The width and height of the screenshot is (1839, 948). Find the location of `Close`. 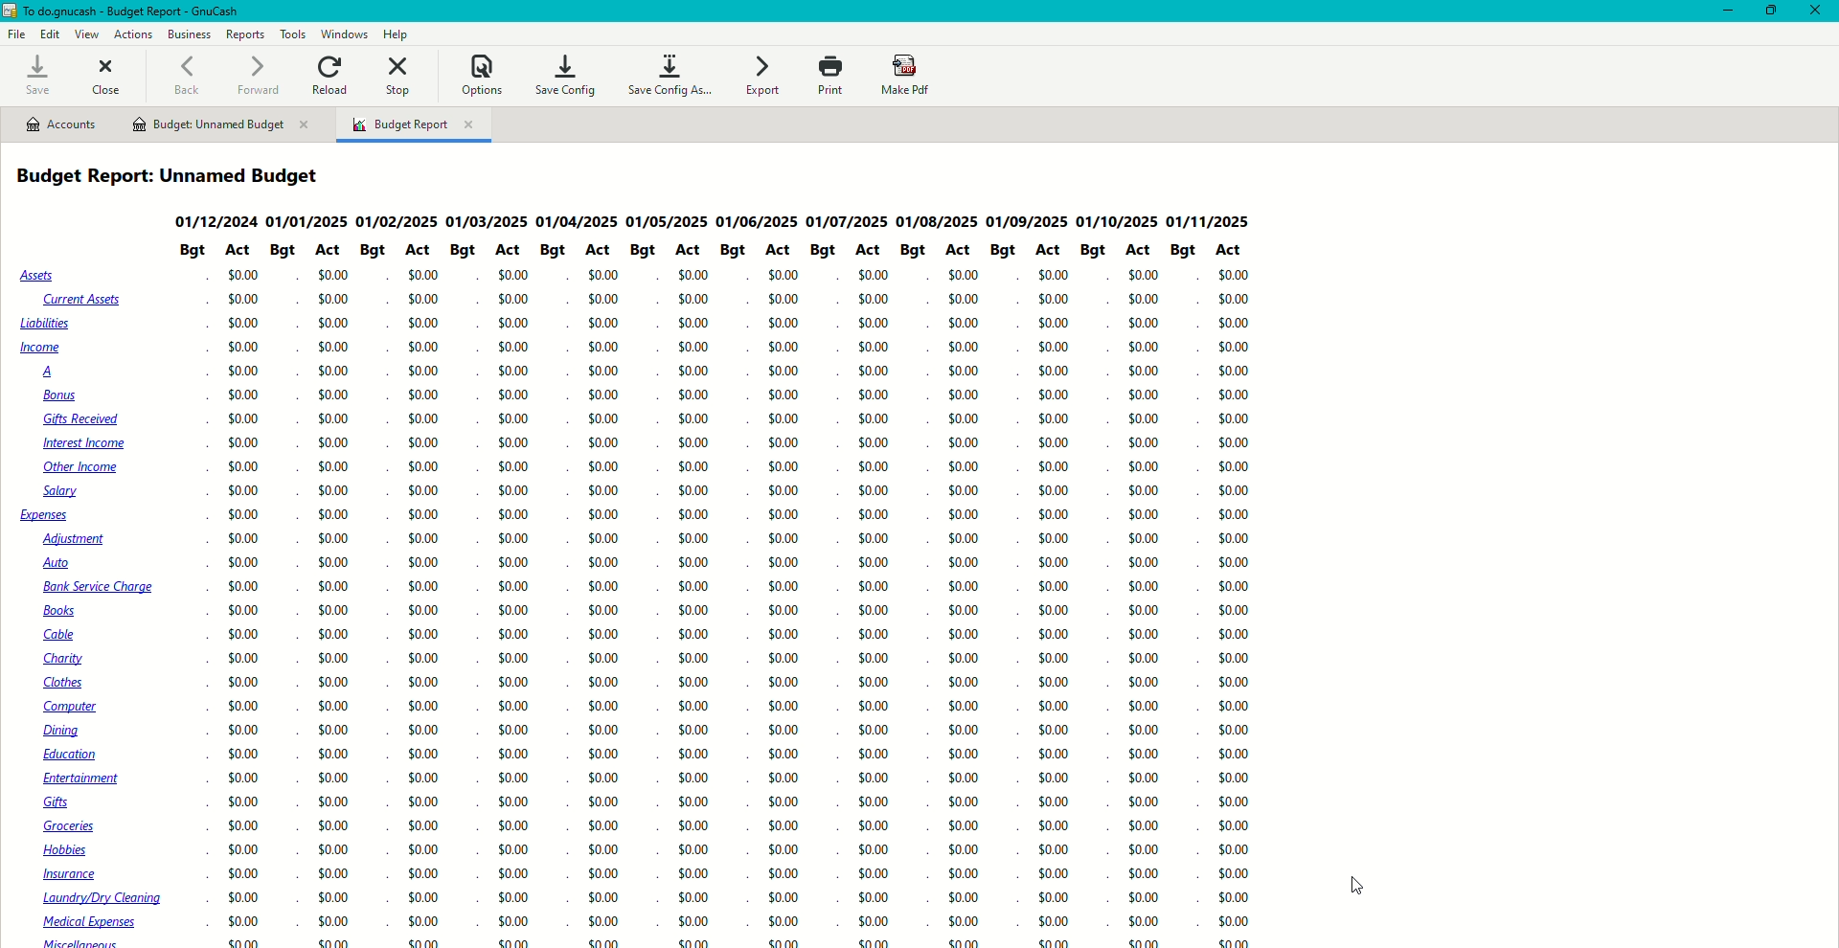

Close is located at coordinates (109, 74).